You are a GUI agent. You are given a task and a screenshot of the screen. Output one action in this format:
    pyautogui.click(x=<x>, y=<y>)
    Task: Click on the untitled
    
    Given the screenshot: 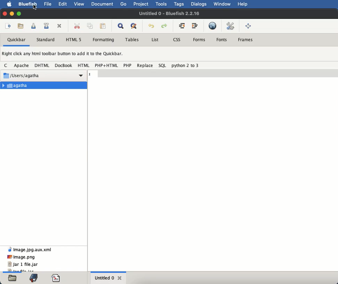 What is the action you would take?
    pyautogui.click(x=104, y=277)
    